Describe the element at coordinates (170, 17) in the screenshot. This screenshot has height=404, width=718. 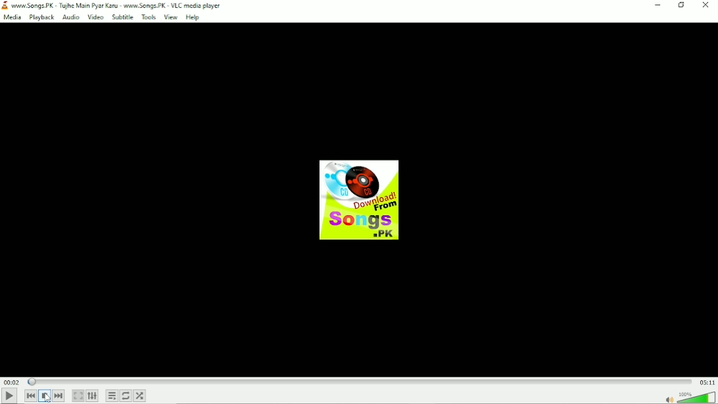
I see `View` at that location.